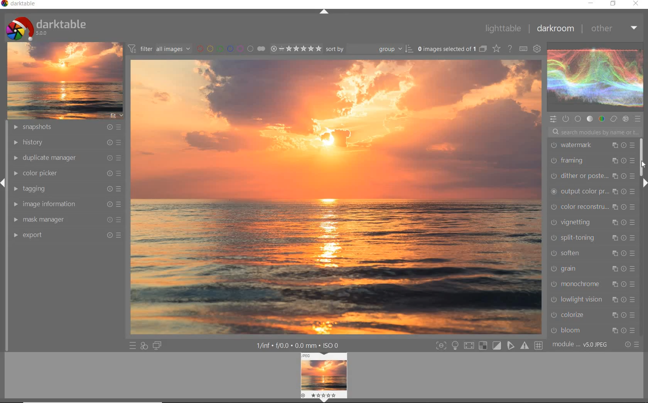 The height and width of the screenshot is (403, 648). Describe the element at coordinates (483, 48) in the screenshot. I see `COLLAPSE GROUPED IMAGES` at that location.